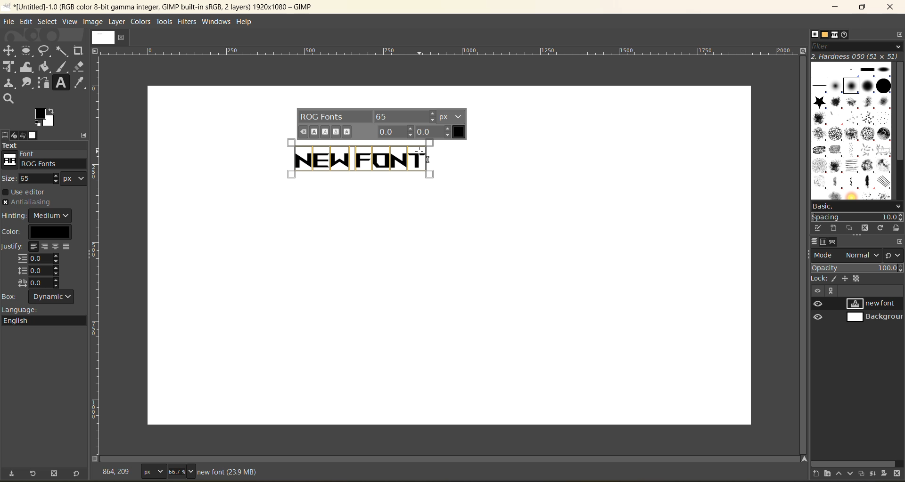 The width and height of the screenshot is (905, 482). Describe the element at coordinates (817, 291) in the screenshot. I see `hide` at that location.